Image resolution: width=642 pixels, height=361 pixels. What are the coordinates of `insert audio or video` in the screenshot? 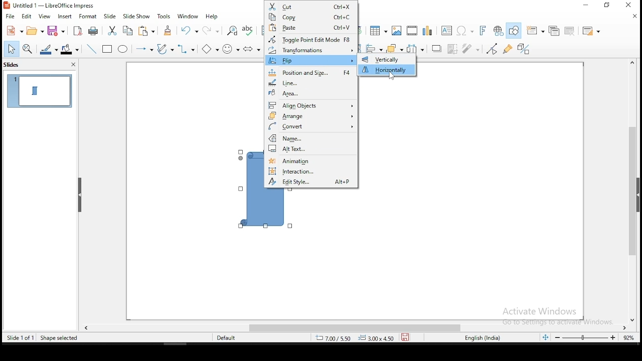 It's located at (413, 30).